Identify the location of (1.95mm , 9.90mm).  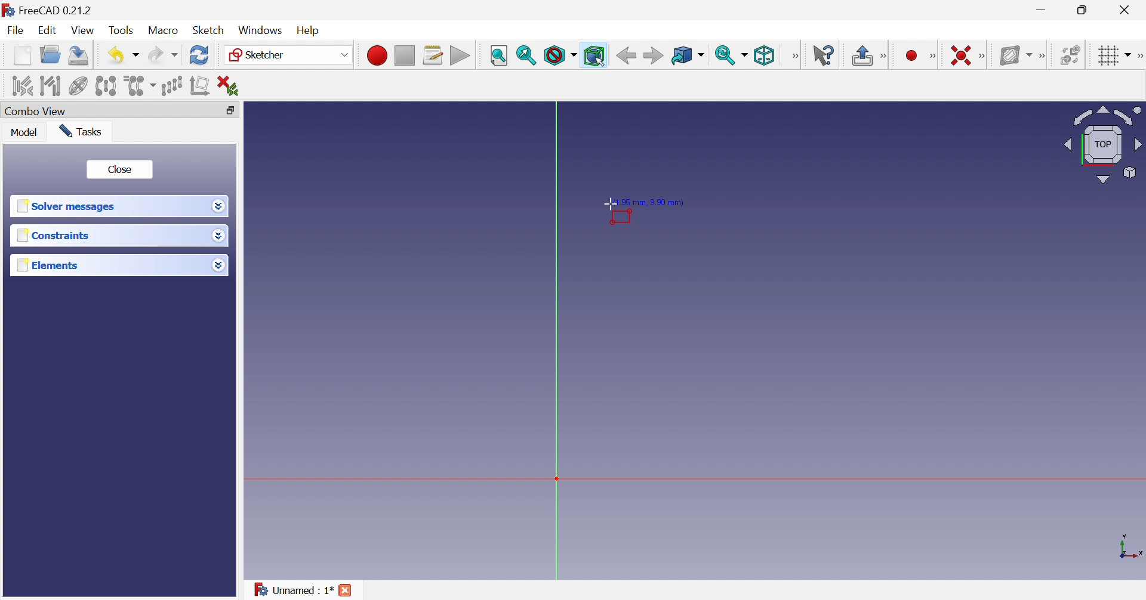
(649, 203).